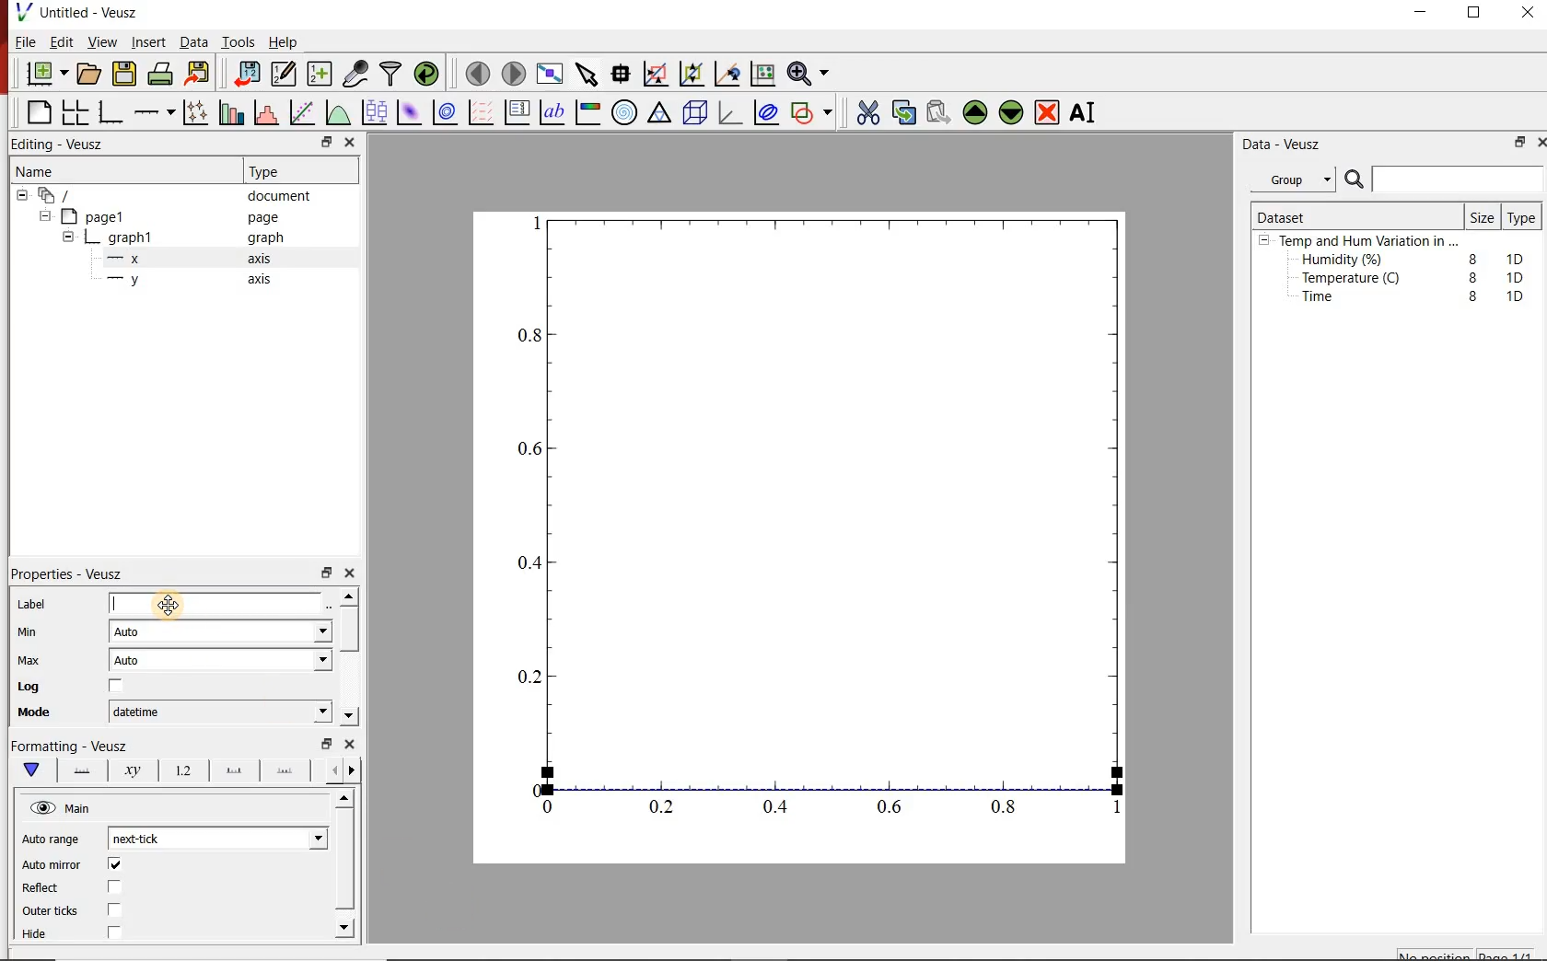  What do you see at coordinates (302, 633) in the screenshot?
I see `Min dropdown` at bounding box center [302, 633].